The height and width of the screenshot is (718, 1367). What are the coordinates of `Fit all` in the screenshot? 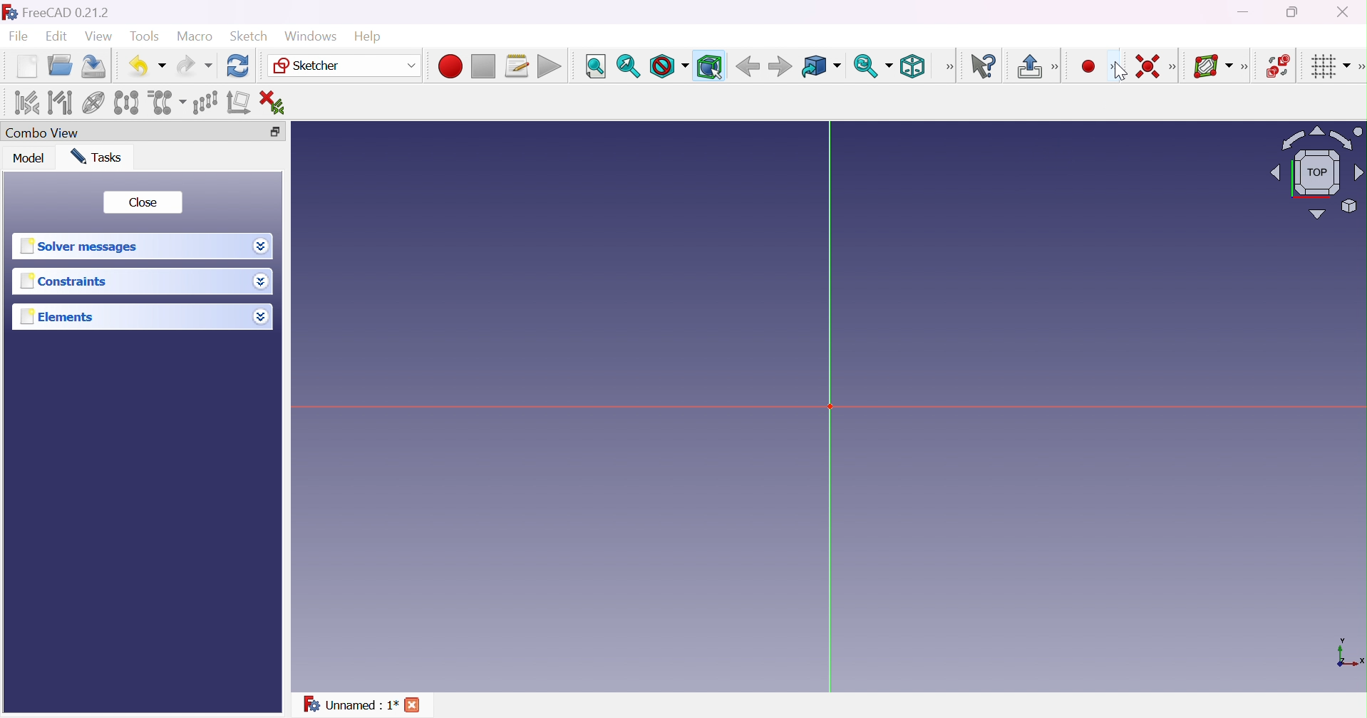 It's located at (594, 66).